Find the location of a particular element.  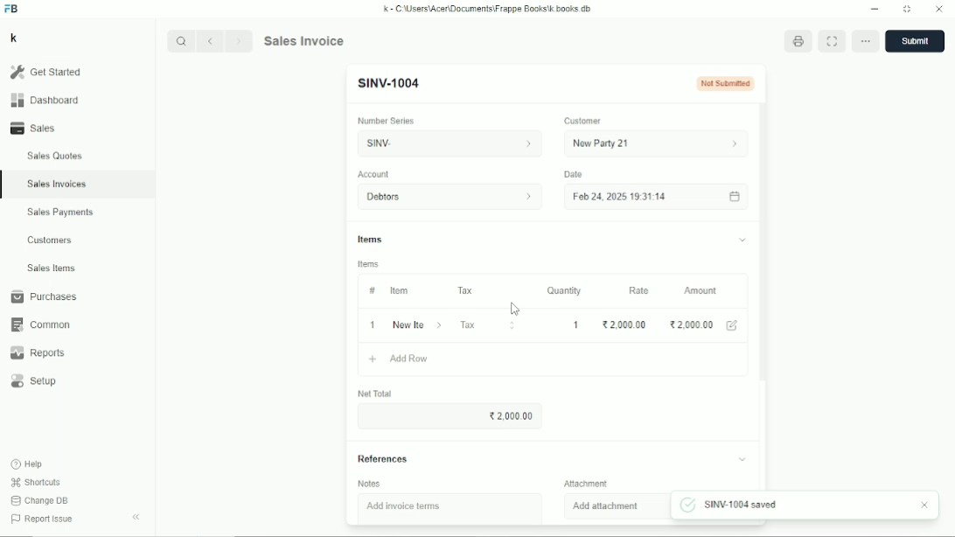

Sales invoice is located at coordinates (303, 40).